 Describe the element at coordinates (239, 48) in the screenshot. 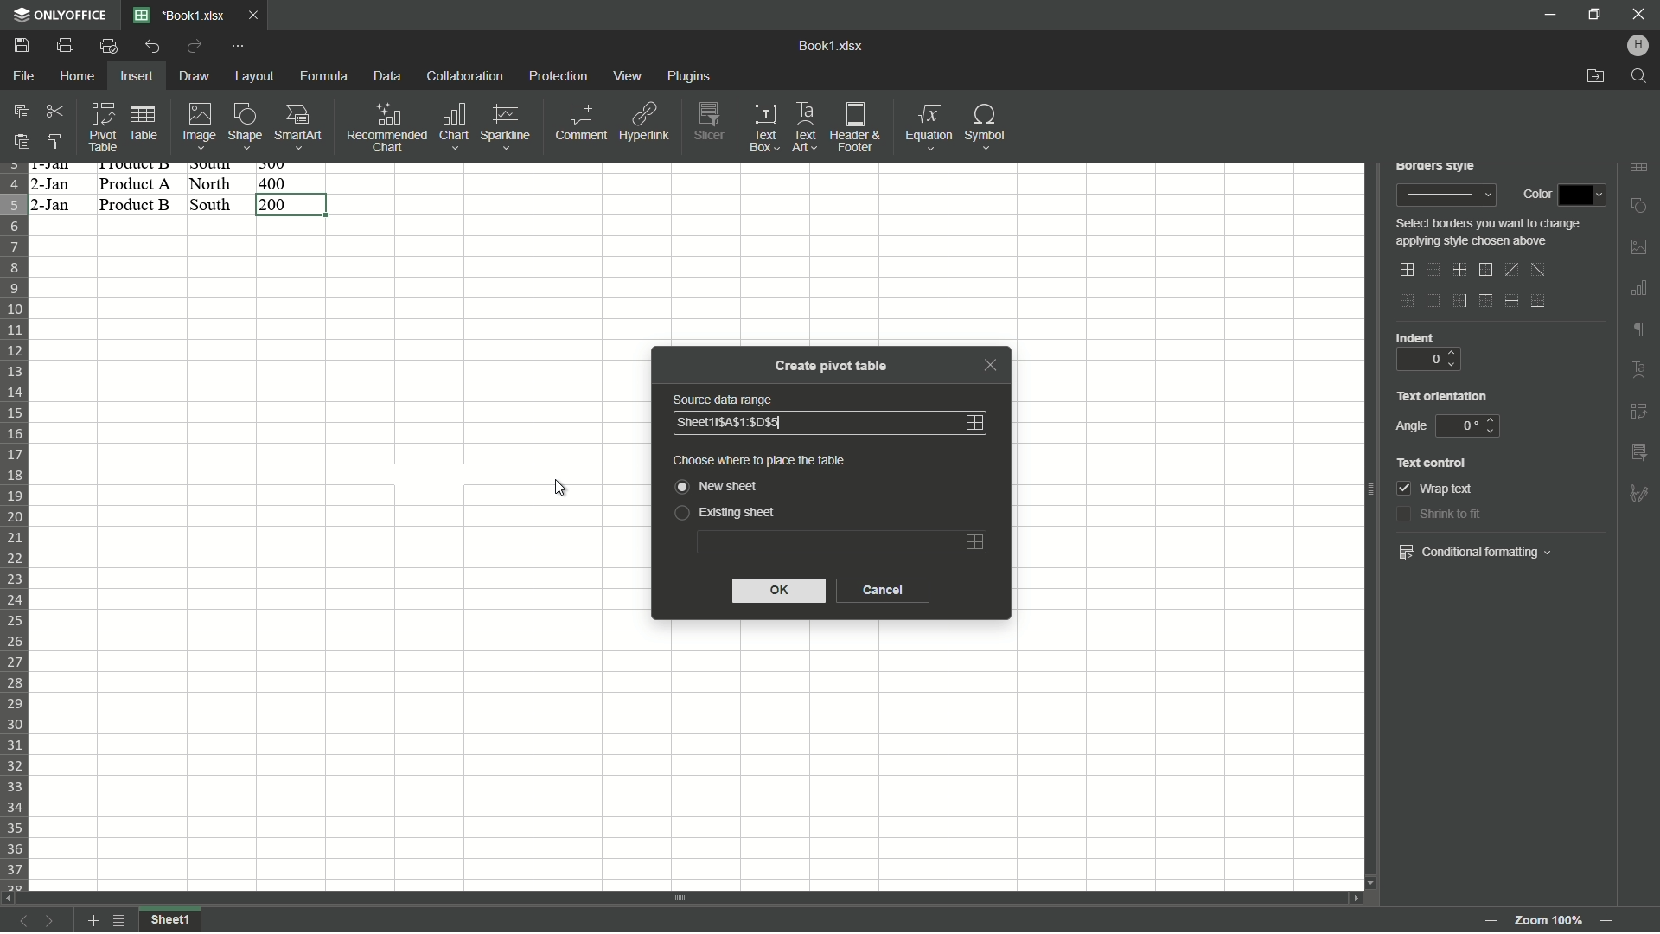

I see `customize quick access toolbar` at that location.